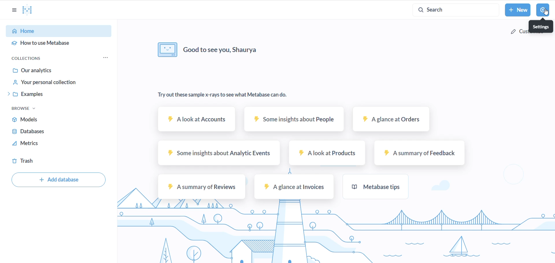 This screenshot has height=263, width=555. Describe the element at coordinates (518, 10) in the screenshot. I see `NEW BUTTON` at that location.